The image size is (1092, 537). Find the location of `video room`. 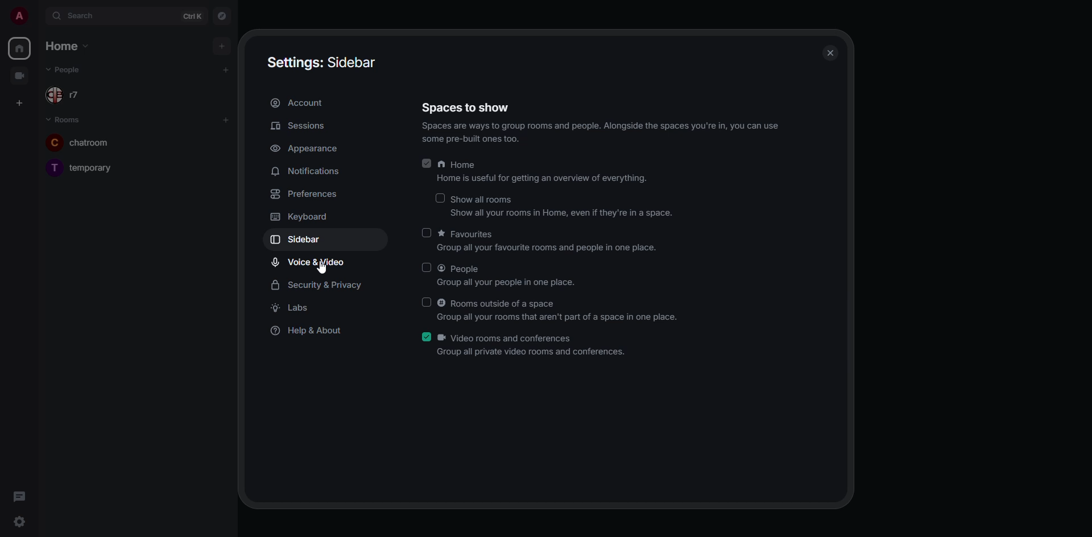

video room is located at coordinates (20, 76).